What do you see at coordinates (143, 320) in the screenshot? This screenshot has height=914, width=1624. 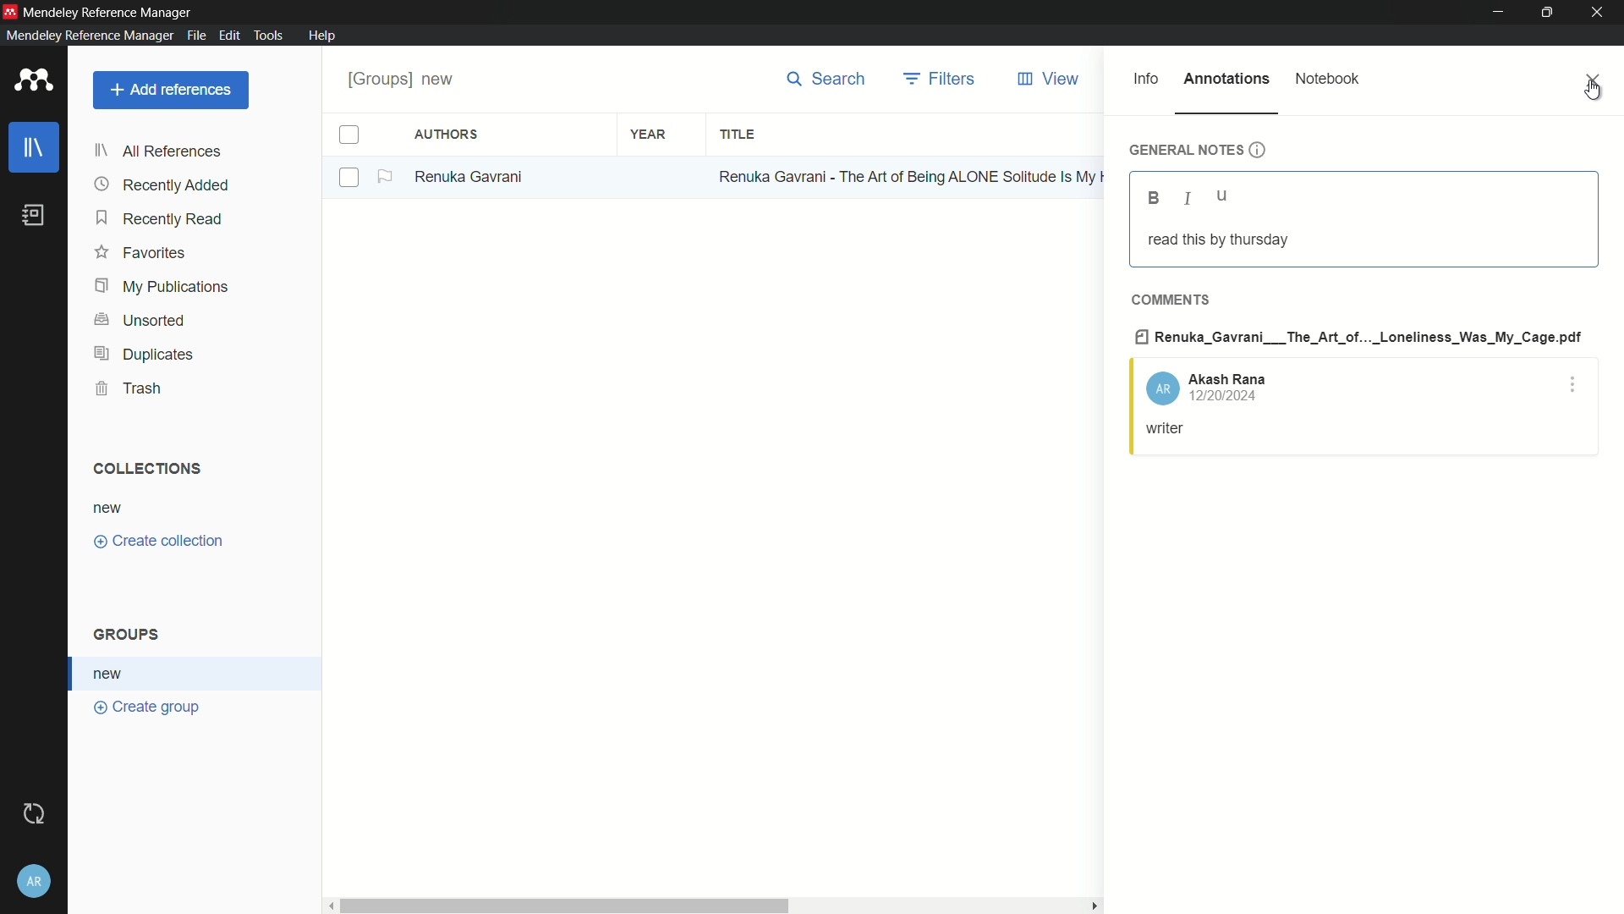 I see `unsorted` at bounding box center [143, 320].